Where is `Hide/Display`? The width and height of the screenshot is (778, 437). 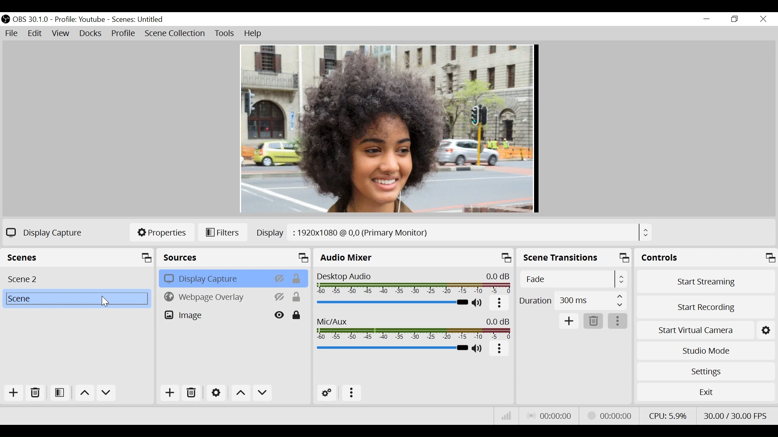
Hide/Display is located at coordinates (280, 315).